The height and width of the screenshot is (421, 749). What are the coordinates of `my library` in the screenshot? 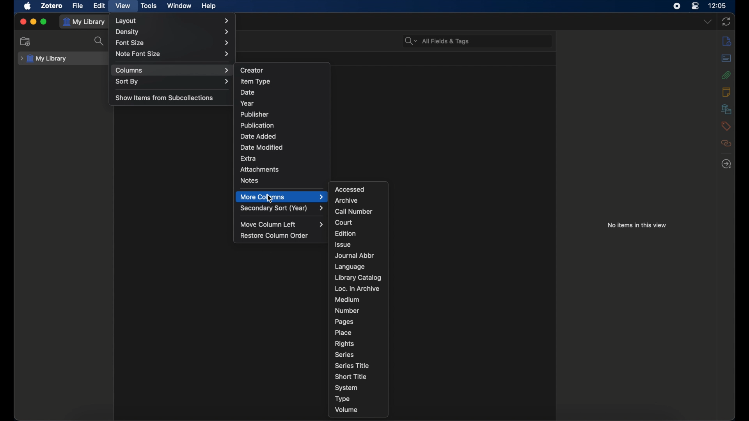 It's located at (84, 22).